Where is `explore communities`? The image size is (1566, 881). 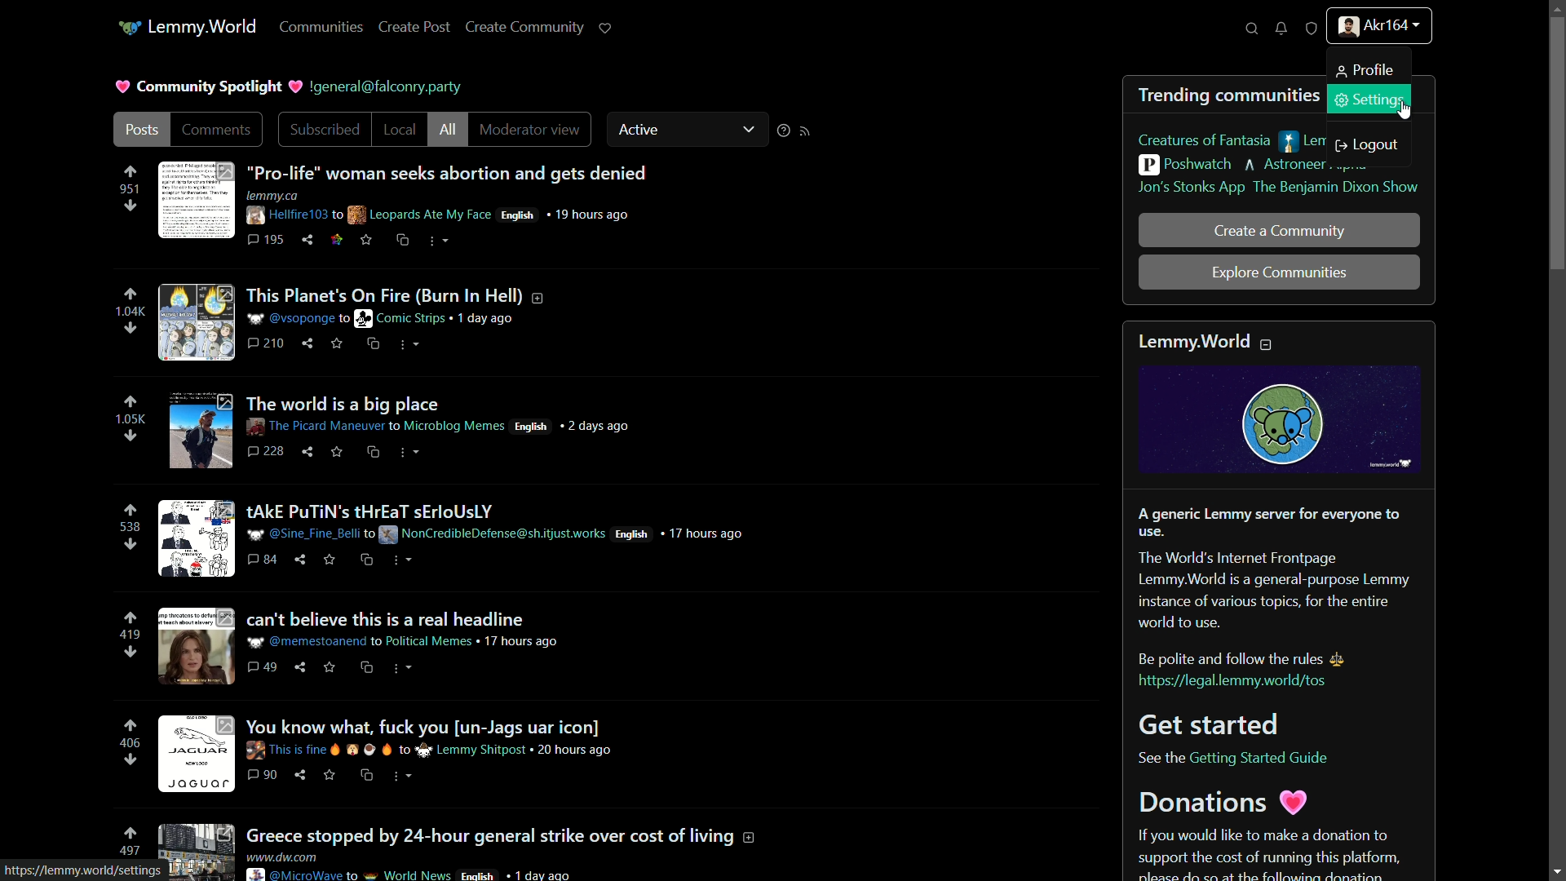
explore communities is located at coordinates (1280, 273).